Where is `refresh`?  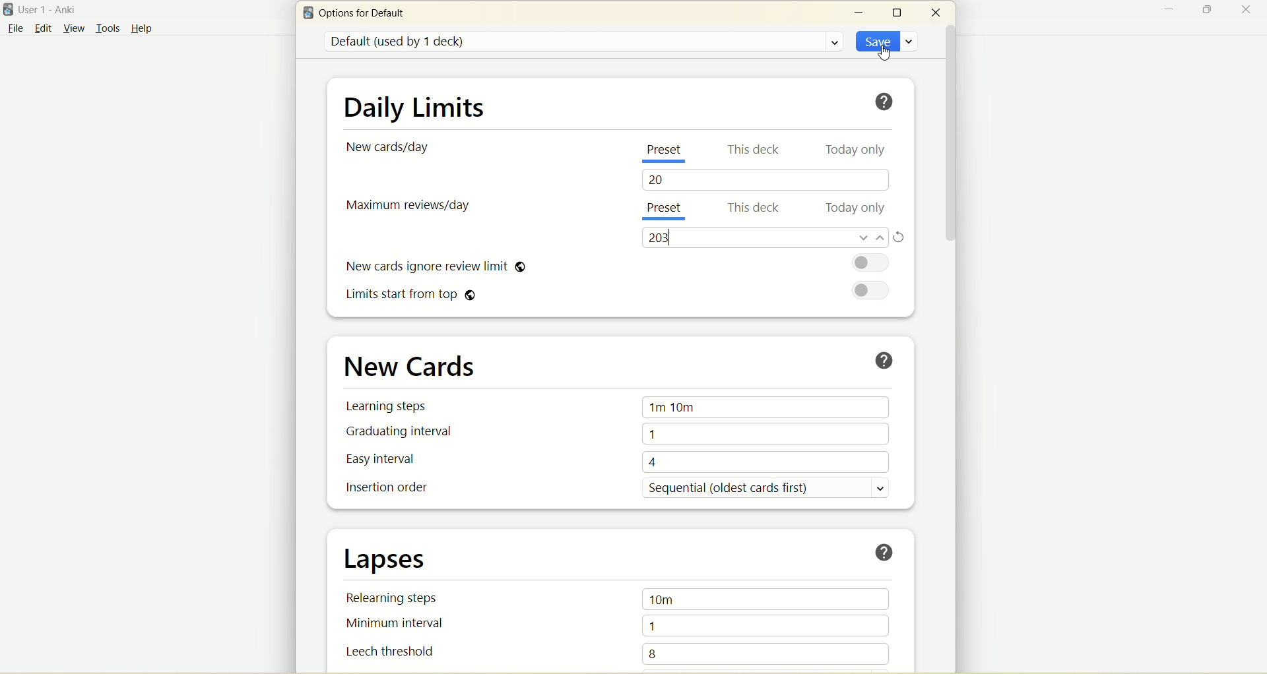 refresh is located at coordinates (899, 239).